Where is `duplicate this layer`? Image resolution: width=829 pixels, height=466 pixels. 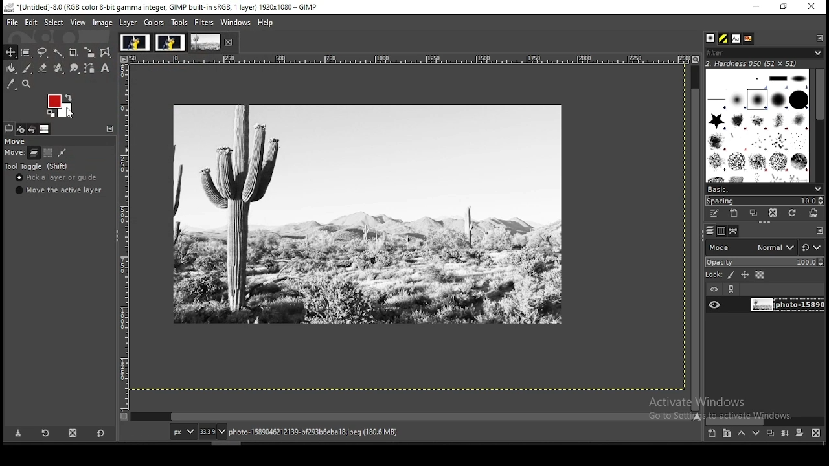
duplicate this layer is located at coordinates (769, 433).